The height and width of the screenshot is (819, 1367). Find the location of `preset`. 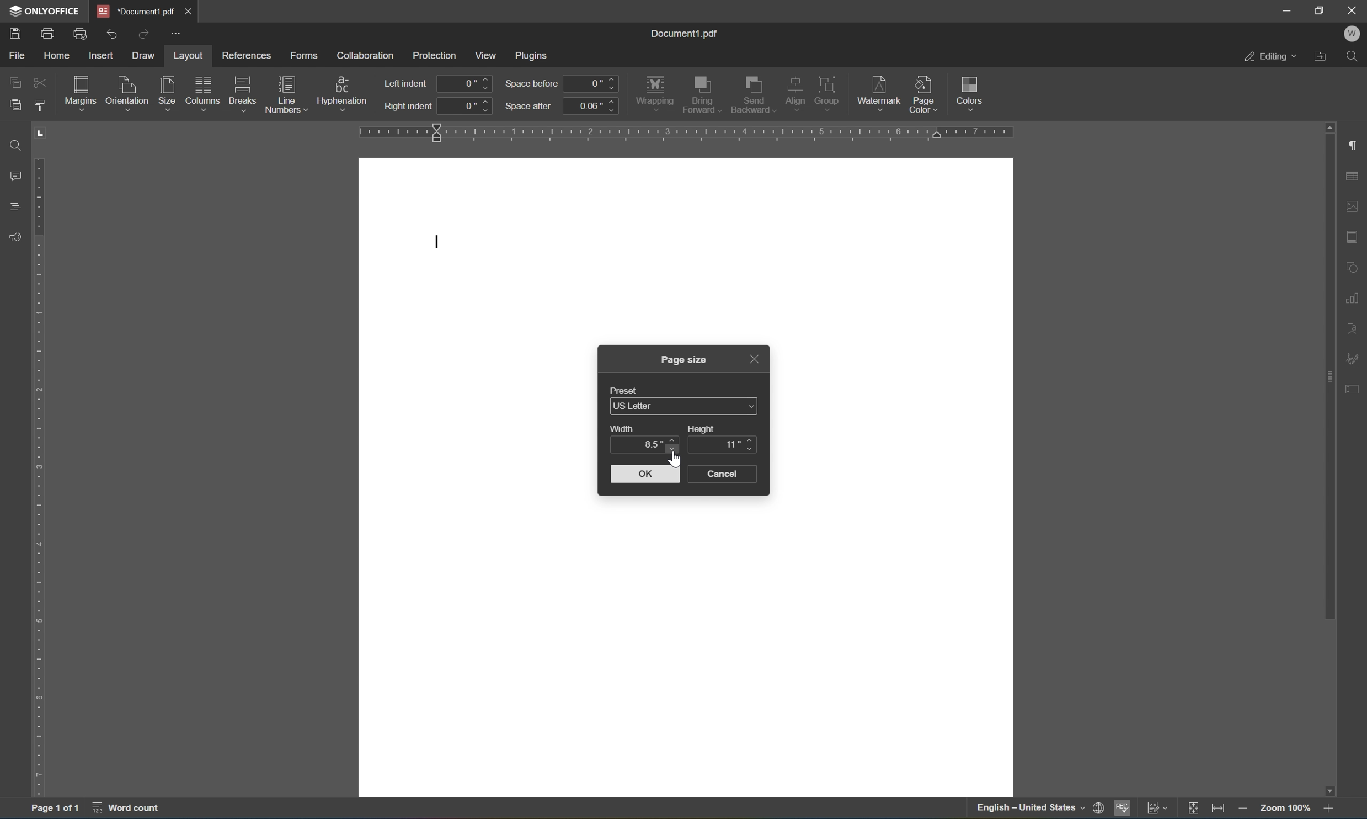

preset is located at coordinates (626, 389).